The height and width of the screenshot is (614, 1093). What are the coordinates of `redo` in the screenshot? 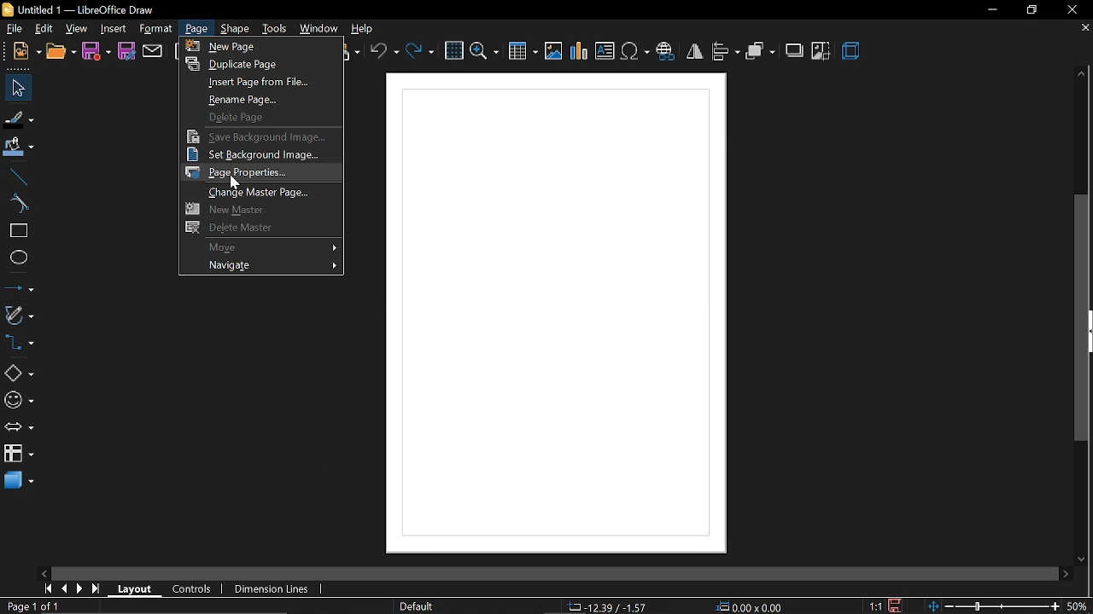 It's located at (422, 53).